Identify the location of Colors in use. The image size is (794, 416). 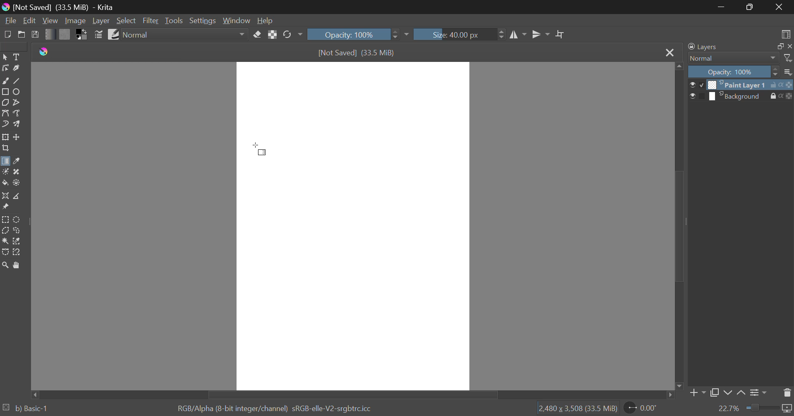
(82, 34).